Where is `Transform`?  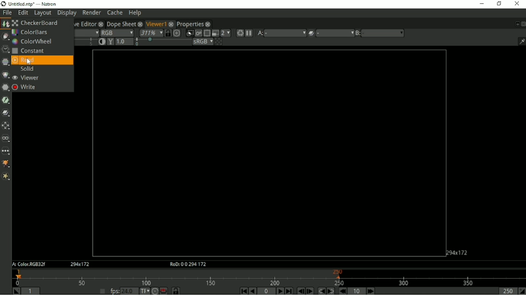
Transform is located at coordinates (6, 125).